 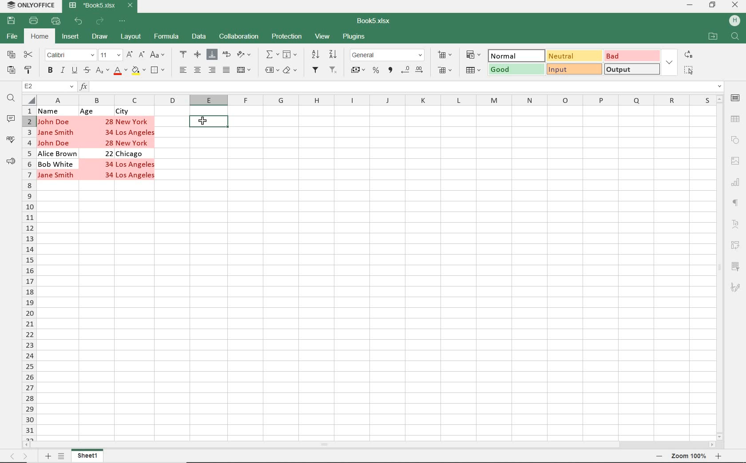 What do you see at coordinates (11, 21) in the screenshot?
I see `SAVE` at bounding box center [11, 21].